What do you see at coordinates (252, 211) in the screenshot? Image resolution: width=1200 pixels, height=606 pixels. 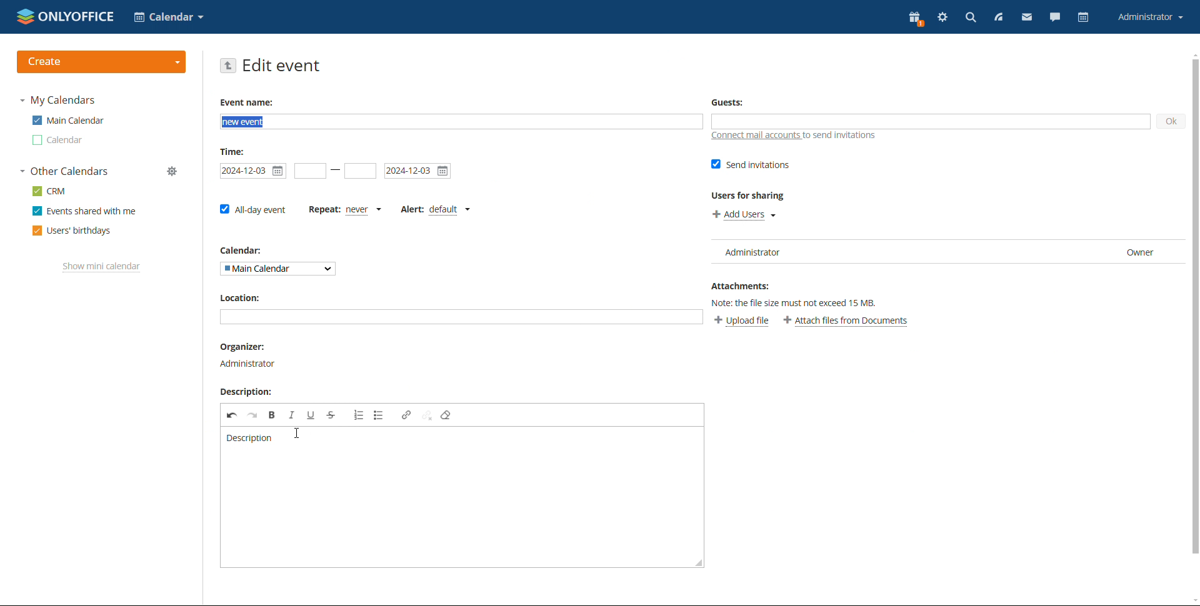 I see `all-day event checkbox` at bounding box center [252, 211].